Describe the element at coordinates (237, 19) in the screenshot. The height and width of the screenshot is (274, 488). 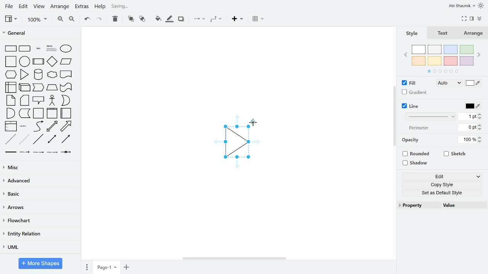
I see `insert` at that location.